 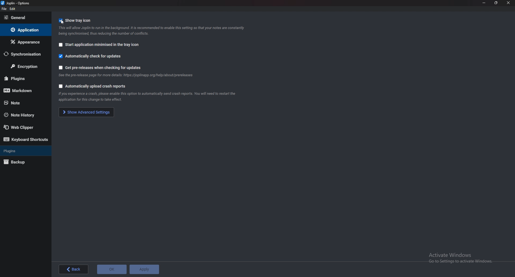 I want to click on info, so click(x=127, y=76).